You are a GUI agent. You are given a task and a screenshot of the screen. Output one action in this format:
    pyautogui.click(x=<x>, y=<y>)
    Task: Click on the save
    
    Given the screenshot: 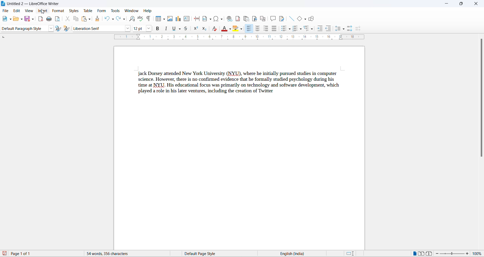 What is the action you would take?
    pyautogui.click(x=27, y=19)
    